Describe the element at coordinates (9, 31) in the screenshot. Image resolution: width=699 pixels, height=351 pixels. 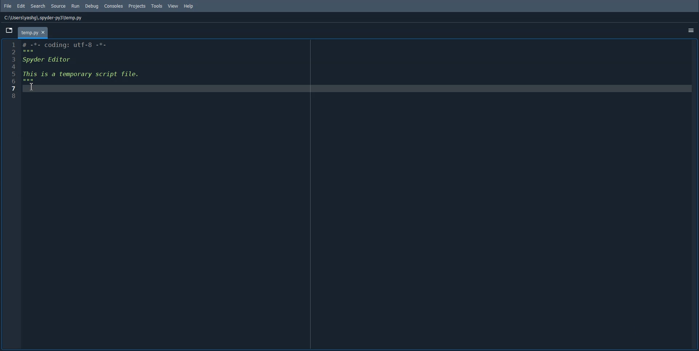
I see `Browse tab` at that location.